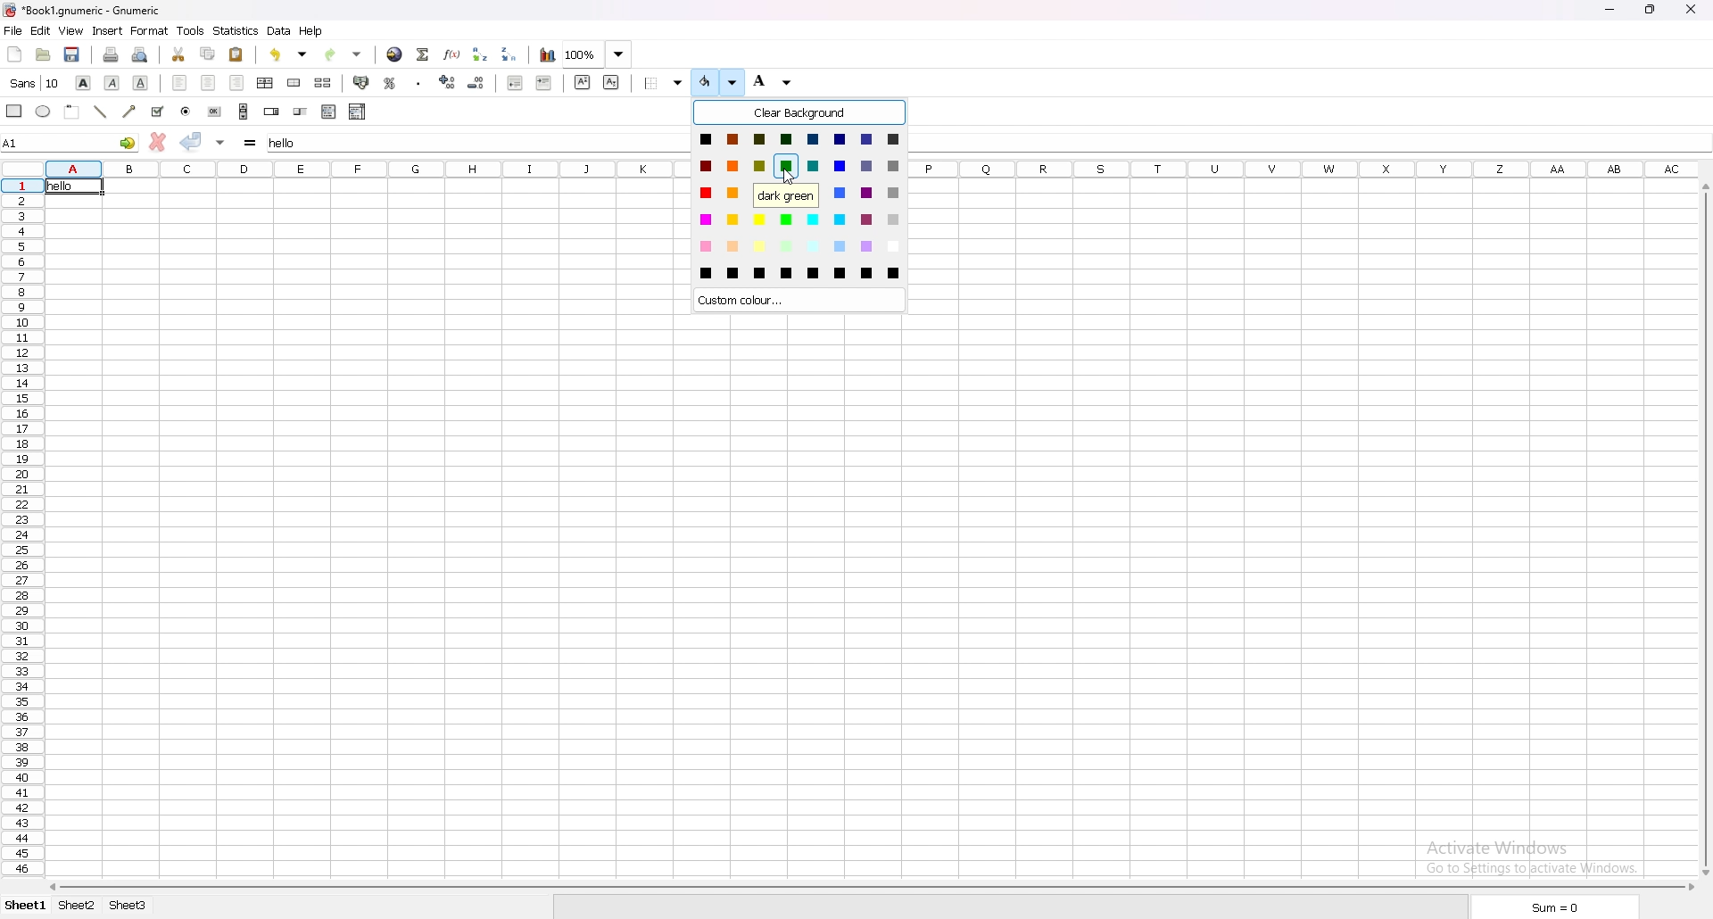 The height and width of the screenshot is (919, 1713). What do you see at coordinates (71, 30) in the screenshot?
I see `view` at bounding box center [71, 30].